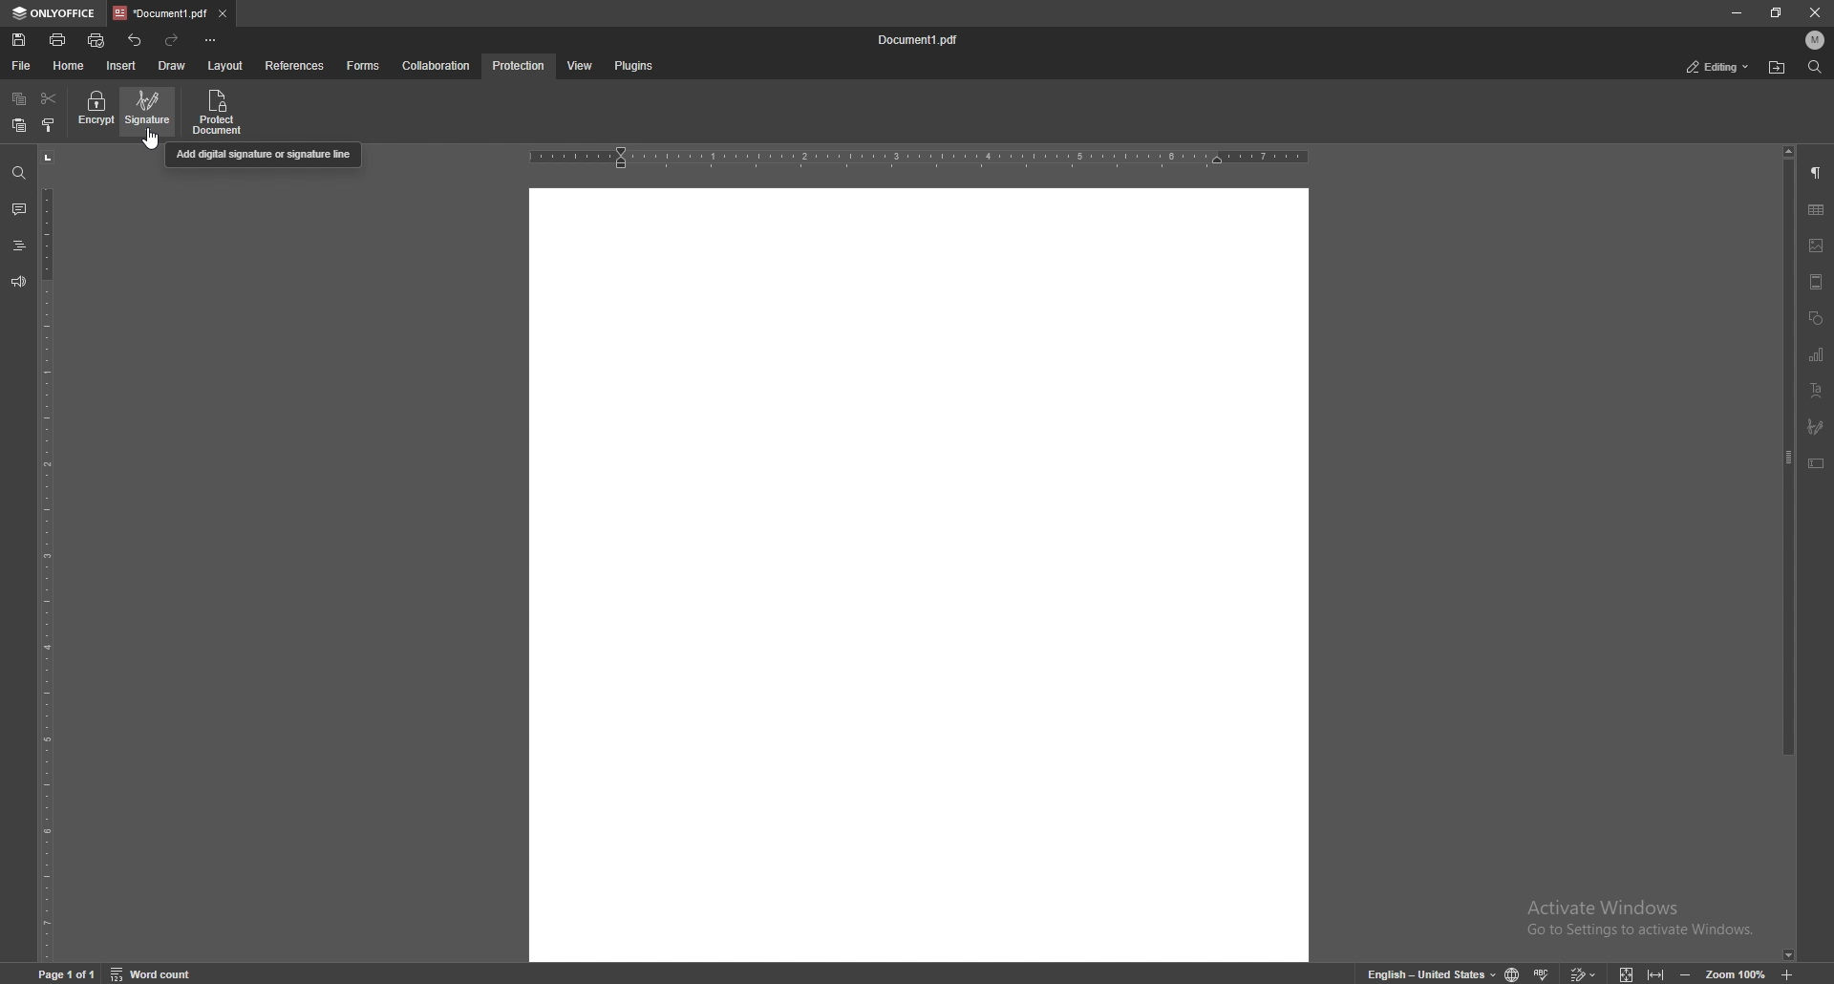  What do you see at coordinates (1803, 974) in the screenshot?
I see `zoom in` at bounding box center [1803, 974].